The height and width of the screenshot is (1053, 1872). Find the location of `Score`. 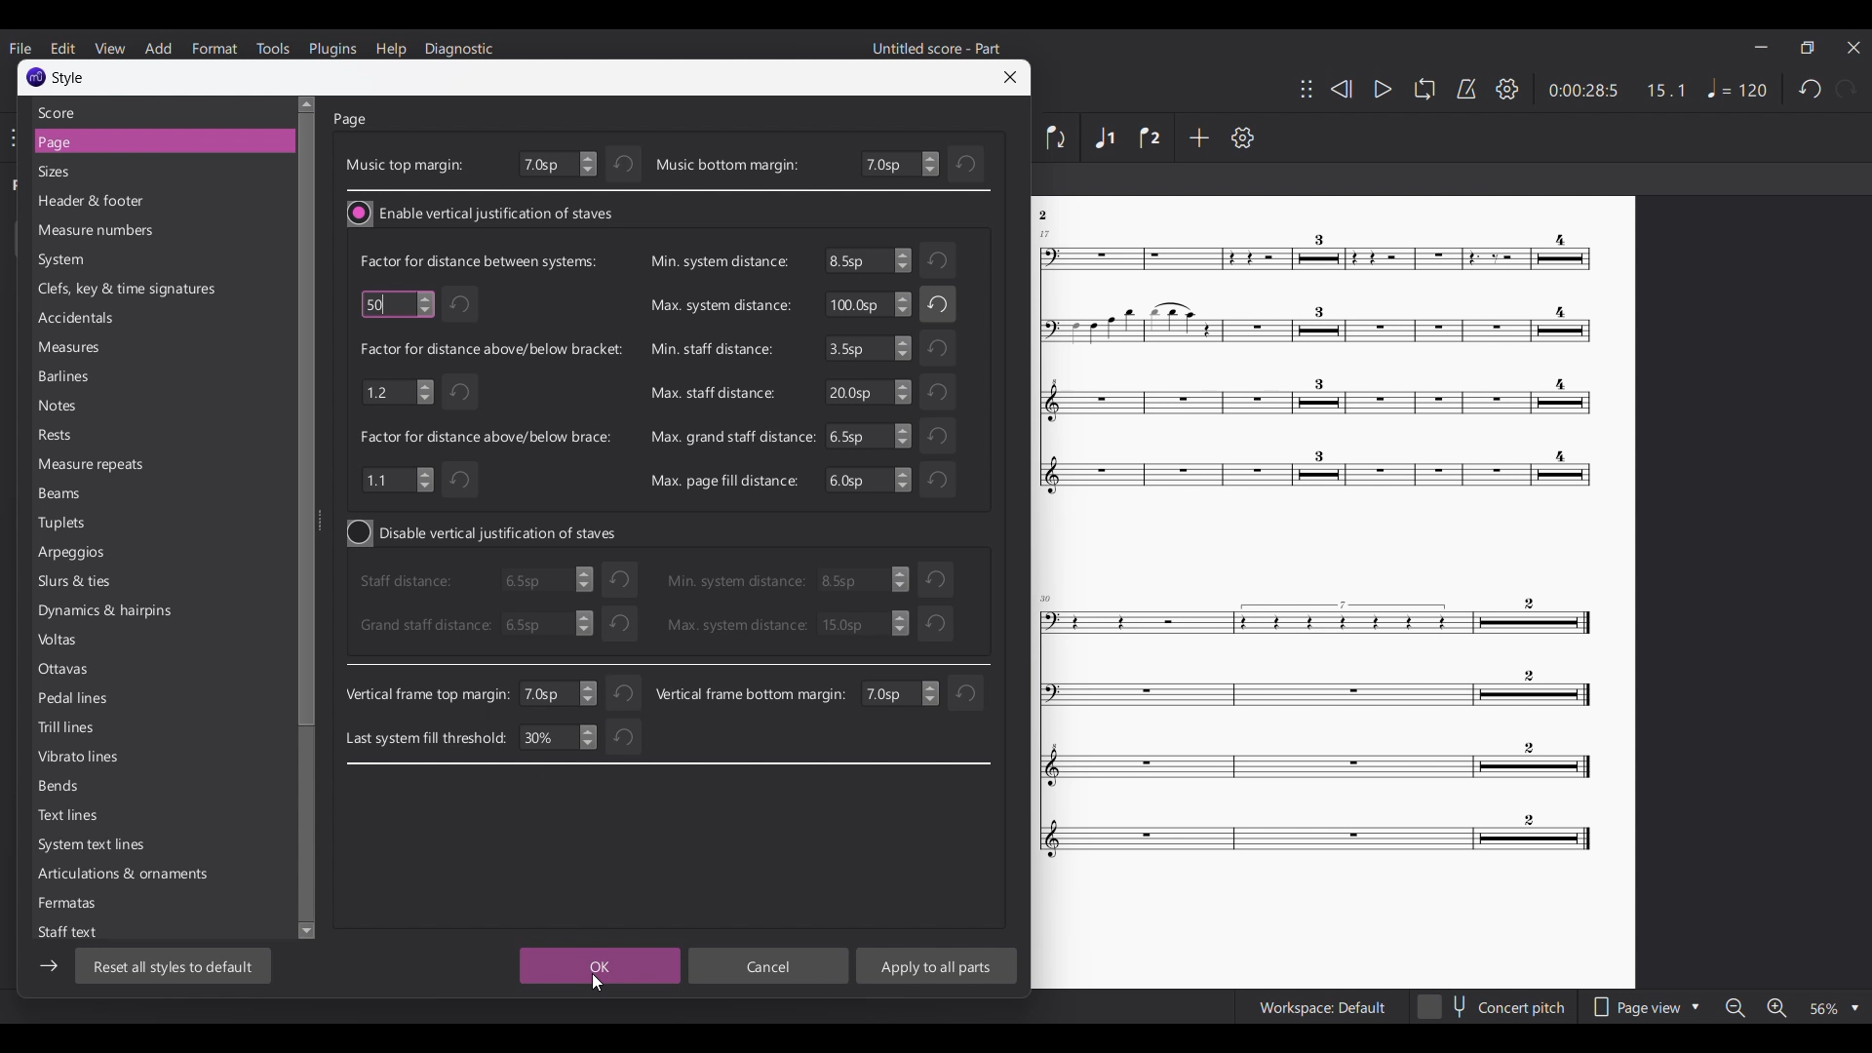

Score is located at coordinates (153, 112).